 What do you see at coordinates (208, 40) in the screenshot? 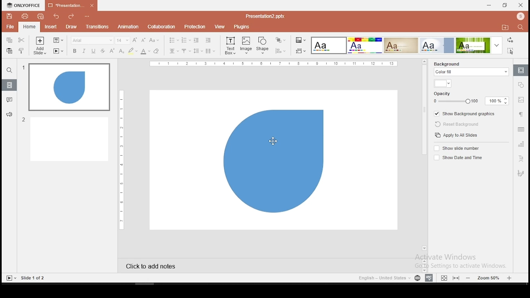
I see `increase indent` at bounding box center [208, 40].